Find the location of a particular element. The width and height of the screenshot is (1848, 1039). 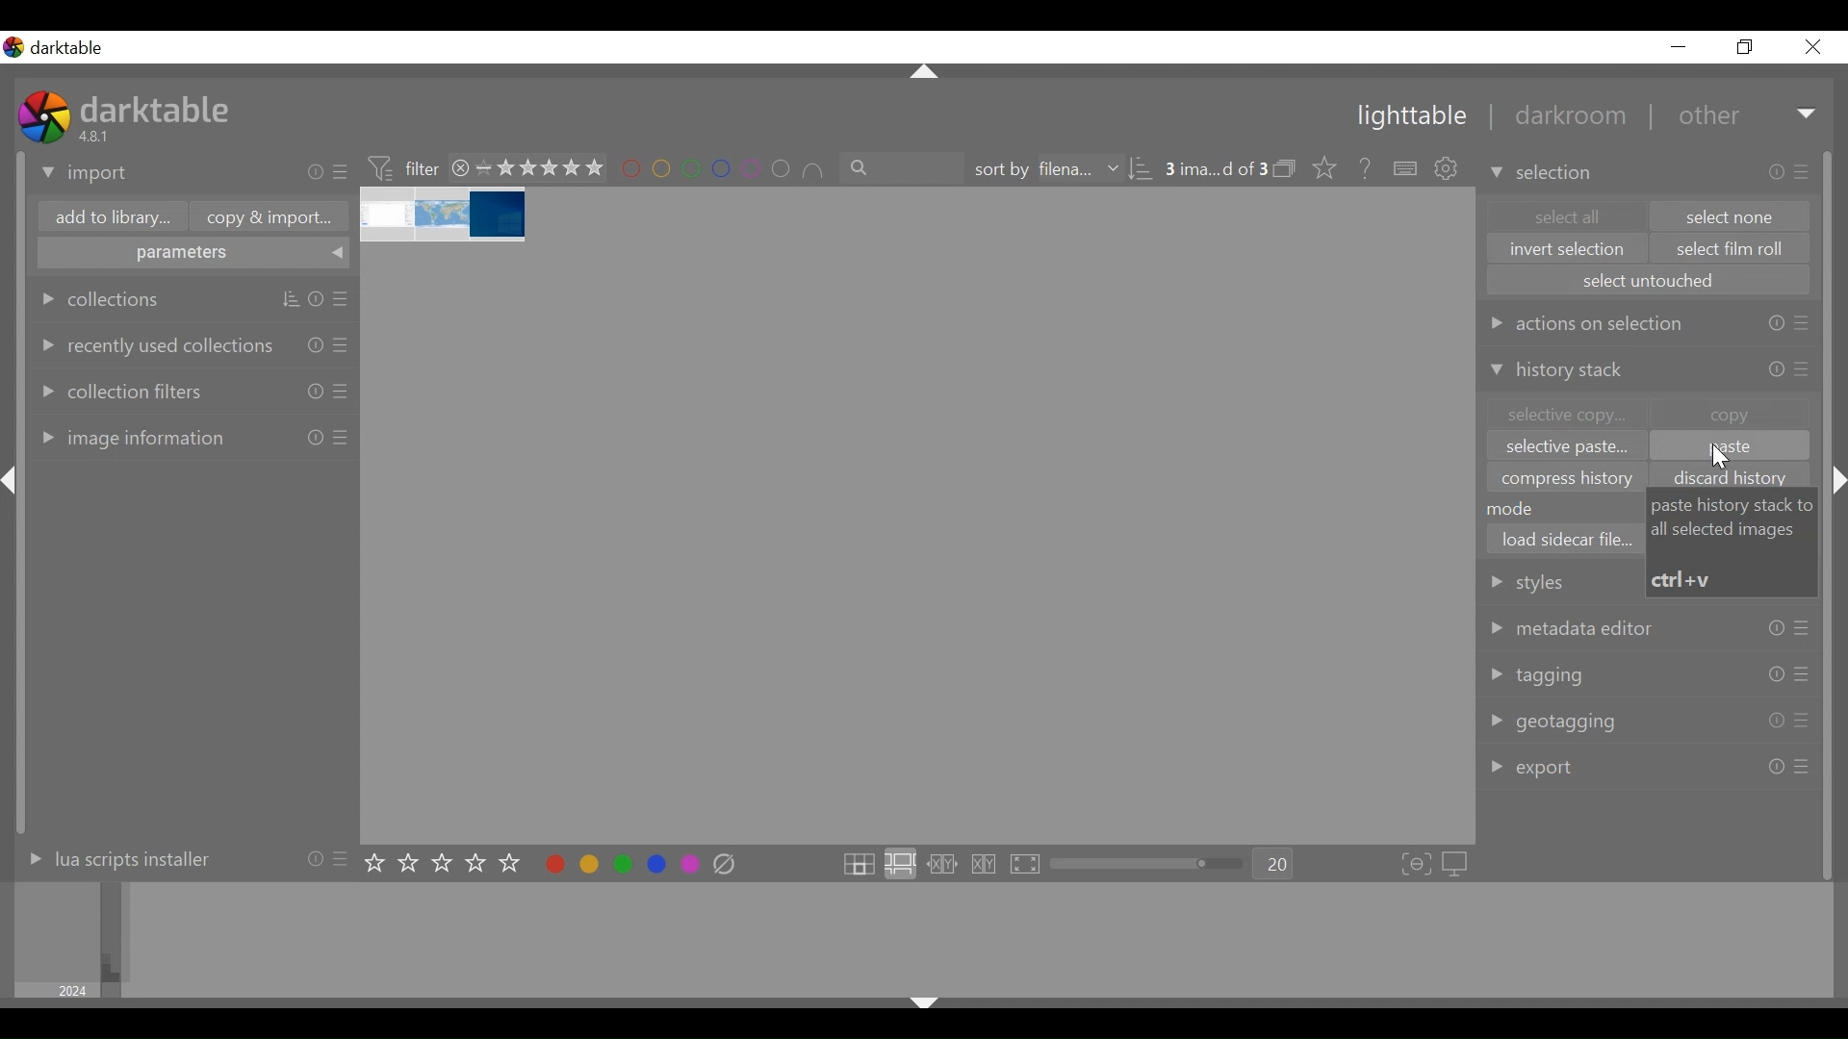

minimize is located at coordinates (1679, 47).